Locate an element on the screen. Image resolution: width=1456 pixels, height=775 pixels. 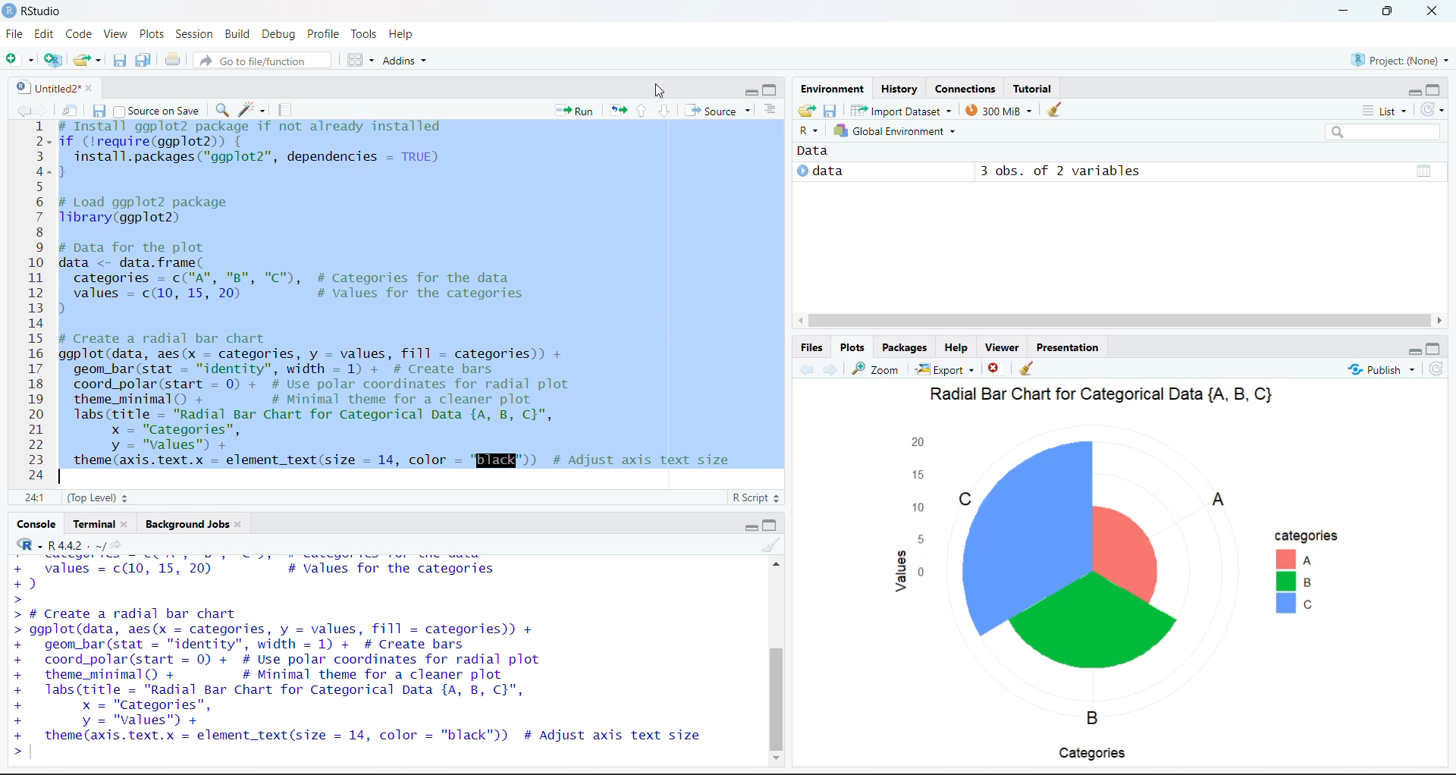
Go to file/function is located at coordinates (260, 61).